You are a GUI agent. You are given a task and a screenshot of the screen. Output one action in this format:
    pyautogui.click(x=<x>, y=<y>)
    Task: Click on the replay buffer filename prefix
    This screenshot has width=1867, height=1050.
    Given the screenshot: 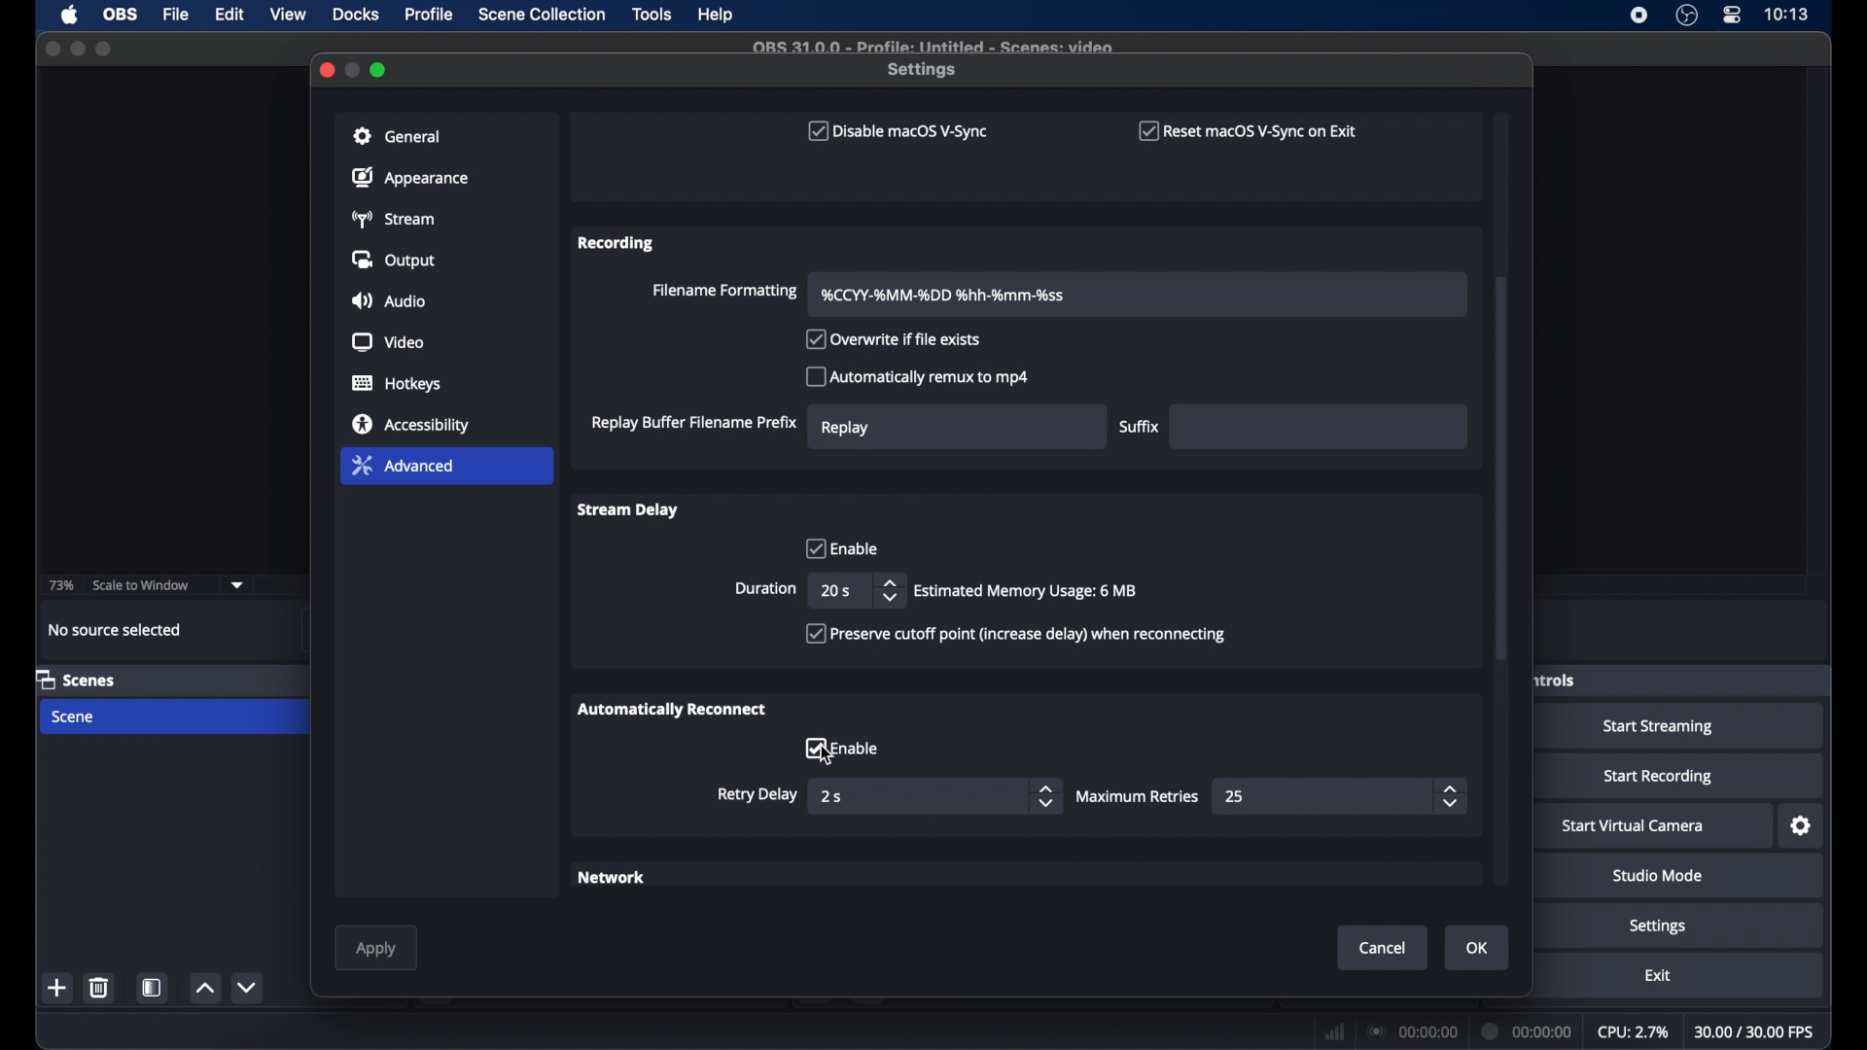 What is the action you would take?
    pyautogui.click(x=693, y=423)
    